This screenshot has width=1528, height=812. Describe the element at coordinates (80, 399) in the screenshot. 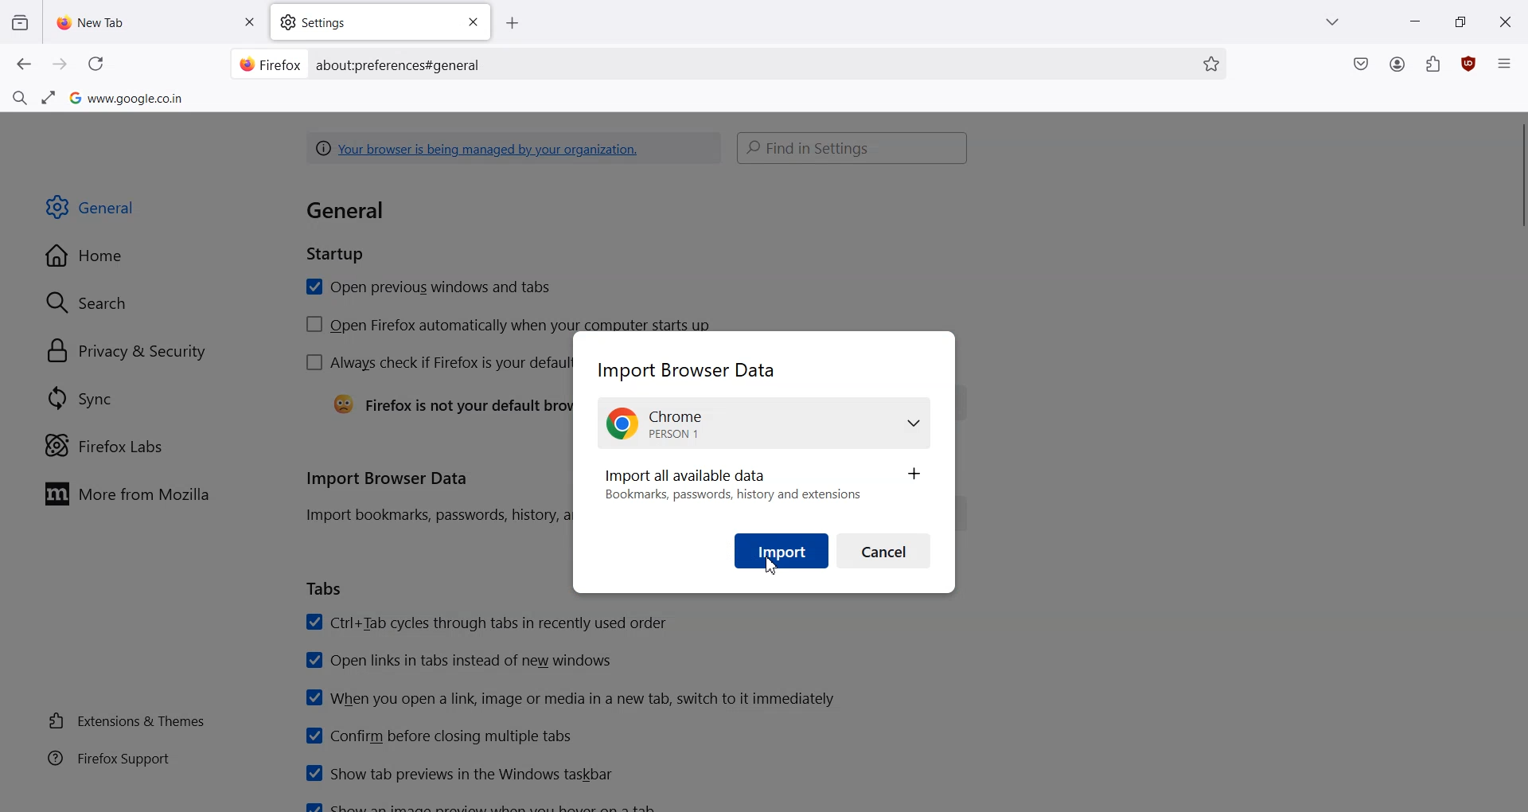

I see `Sync` at that location.